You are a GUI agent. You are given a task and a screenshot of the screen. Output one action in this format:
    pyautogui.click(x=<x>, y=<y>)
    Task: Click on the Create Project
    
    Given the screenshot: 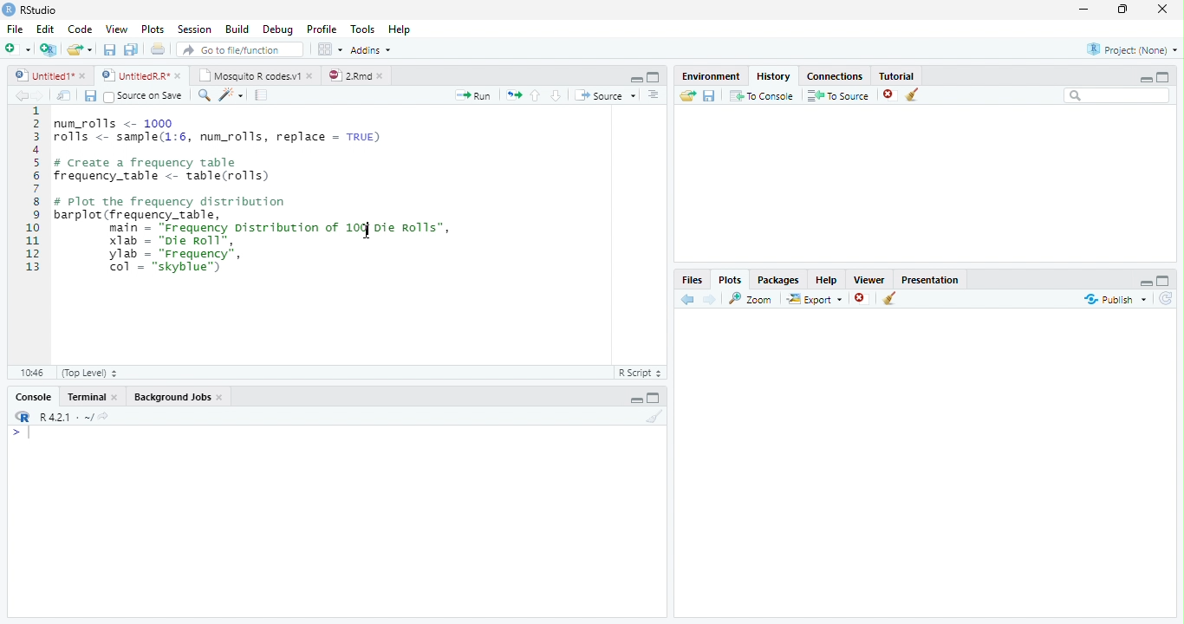 What is the action you would take?
    pyautogui.click(x=49, y=50)
    